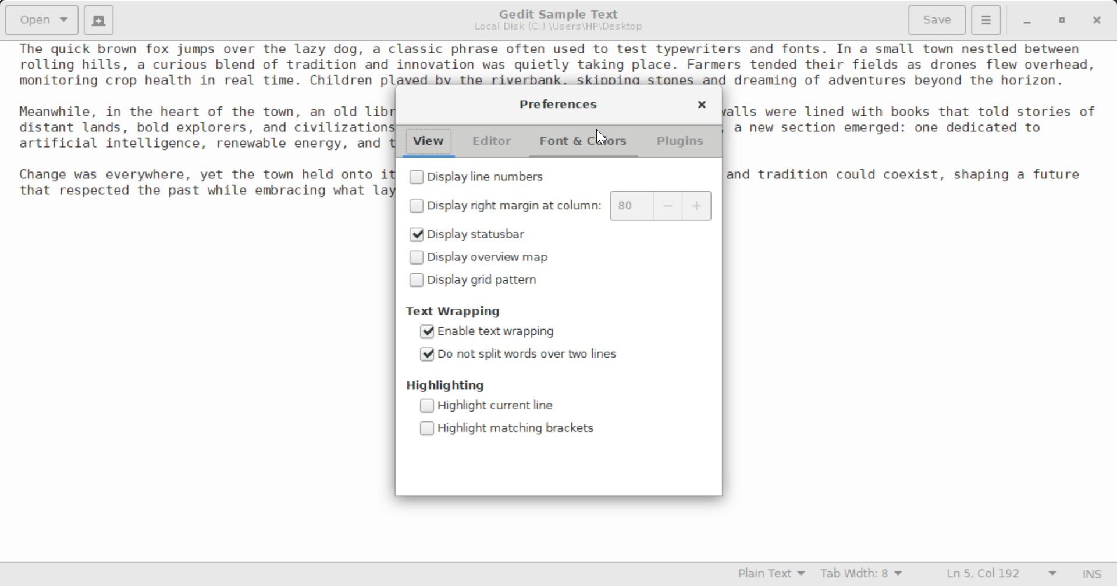 The height and width of the screenshot is (586, 1117). What do you see at coordinates (471, 235) in the screenshot?
I see `Display statusbar` at bounding box center [471, 235].